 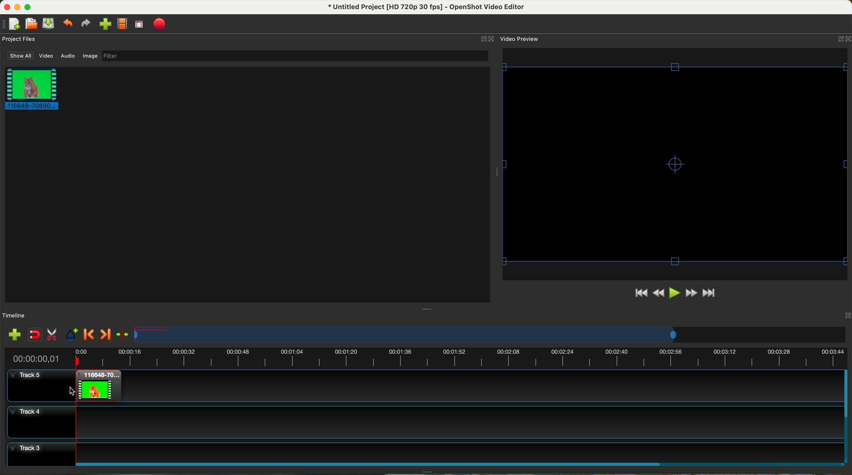 I want to click on add mark, so click(x=72, y=335).